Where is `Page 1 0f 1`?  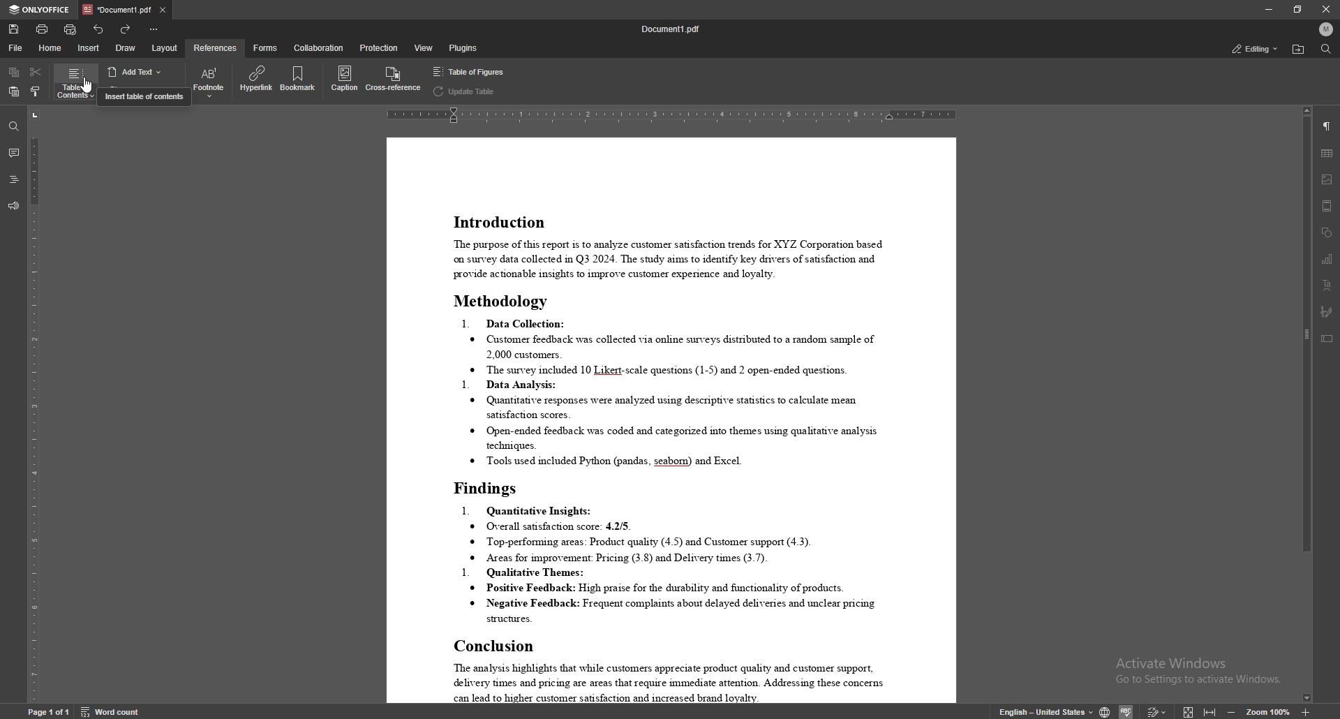
Page 1 0f 1 is located at coordinates (50, 711).